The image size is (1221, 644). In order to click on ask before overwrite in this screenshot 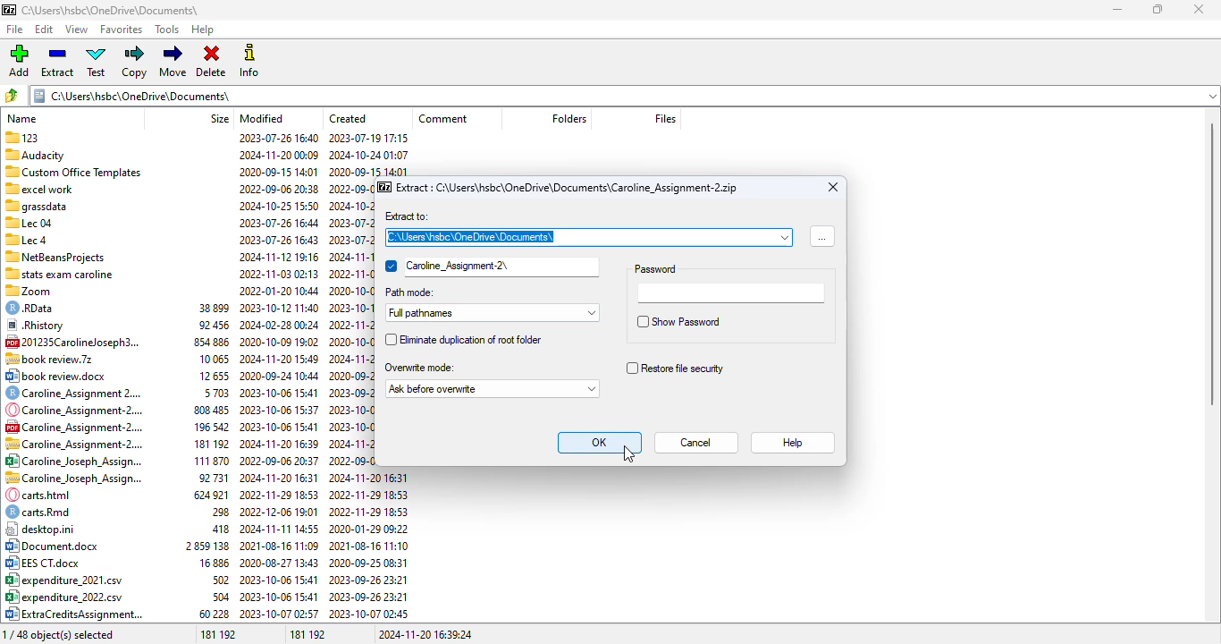, I will do `click(492, 388)`.